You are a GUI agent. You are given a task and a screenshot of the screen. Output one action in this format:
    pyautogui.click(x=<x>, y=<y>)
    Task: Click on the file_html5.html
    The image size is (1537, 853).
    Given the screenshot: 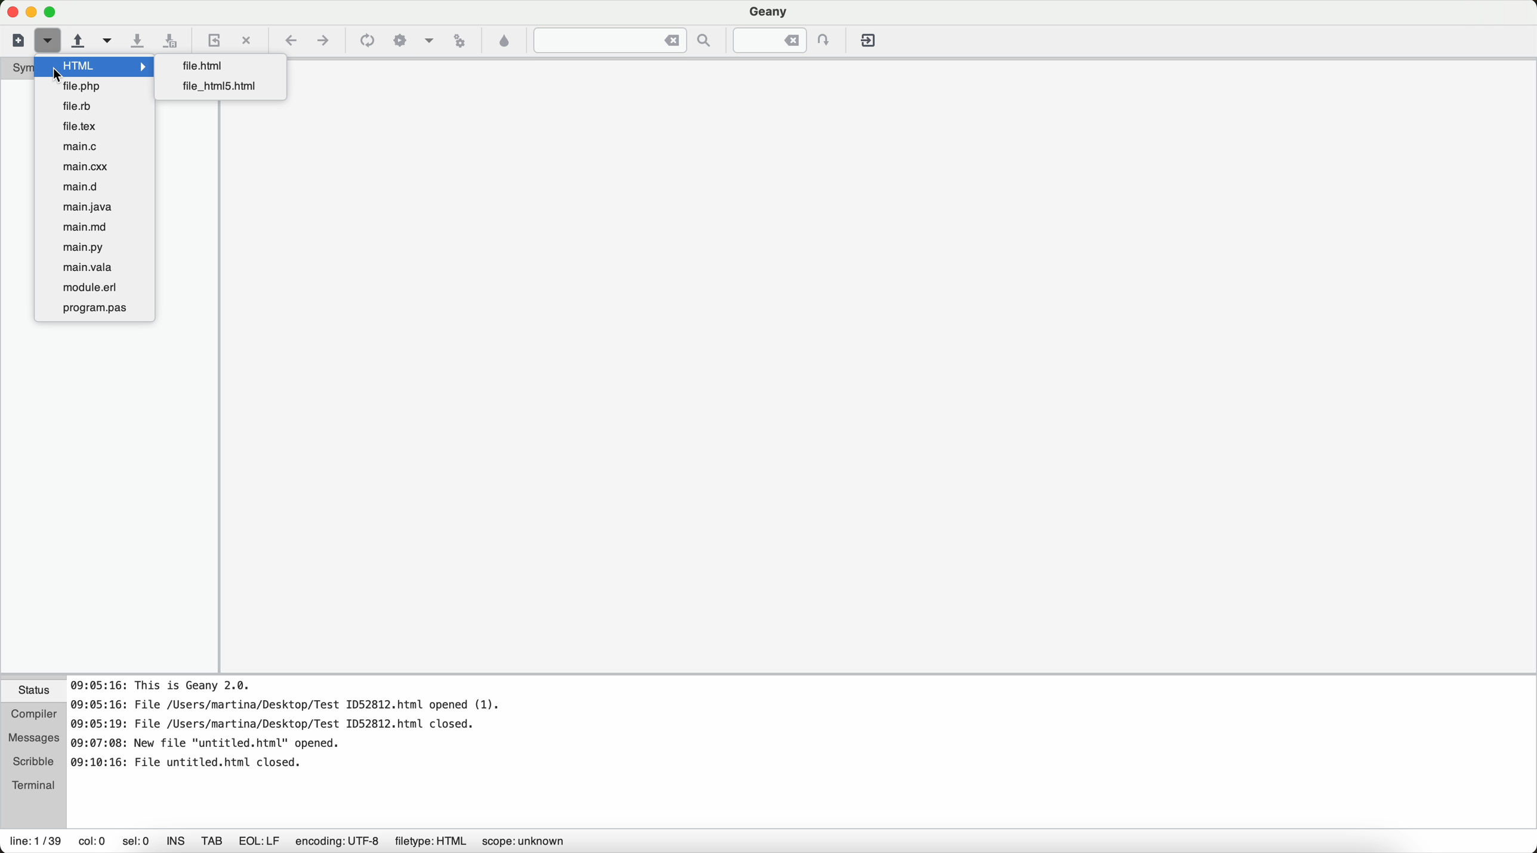 What is the action you would take?
    pyautogui.click(x=221, y=88)
    